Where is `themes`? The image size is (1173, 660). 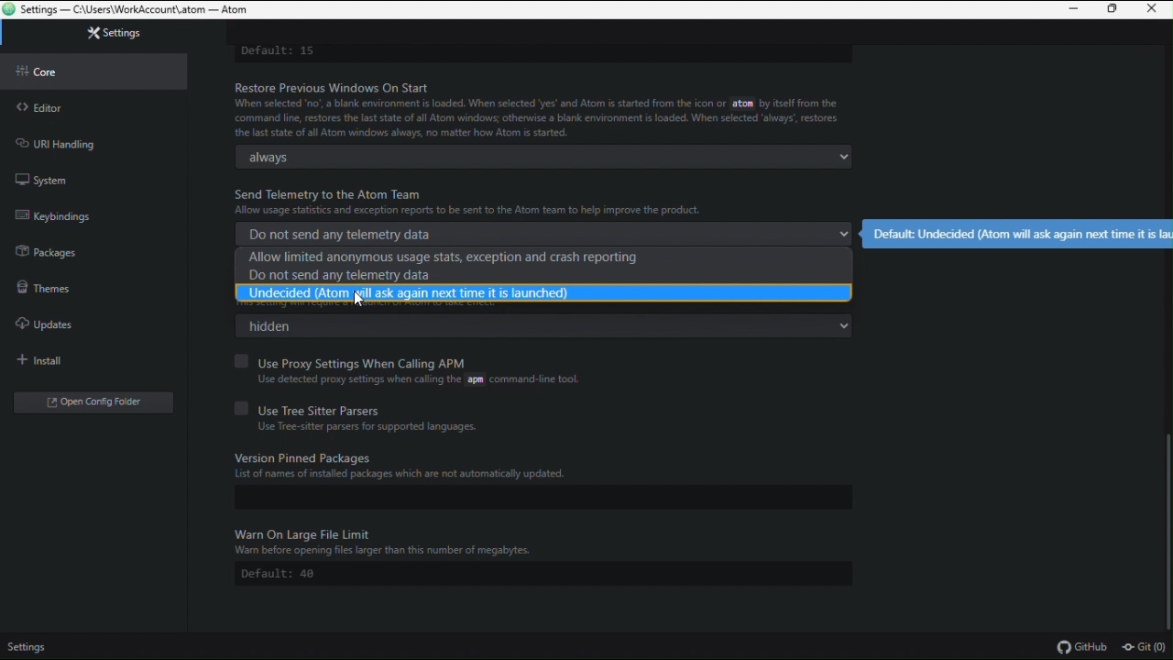
themes is located at coordinates (86, 284).